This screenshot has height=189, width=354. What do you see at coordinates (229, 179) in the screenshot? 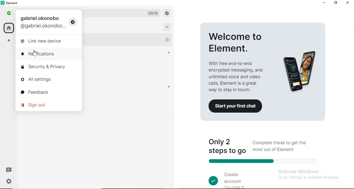
I see `create account` at bounding box center [229, 179].